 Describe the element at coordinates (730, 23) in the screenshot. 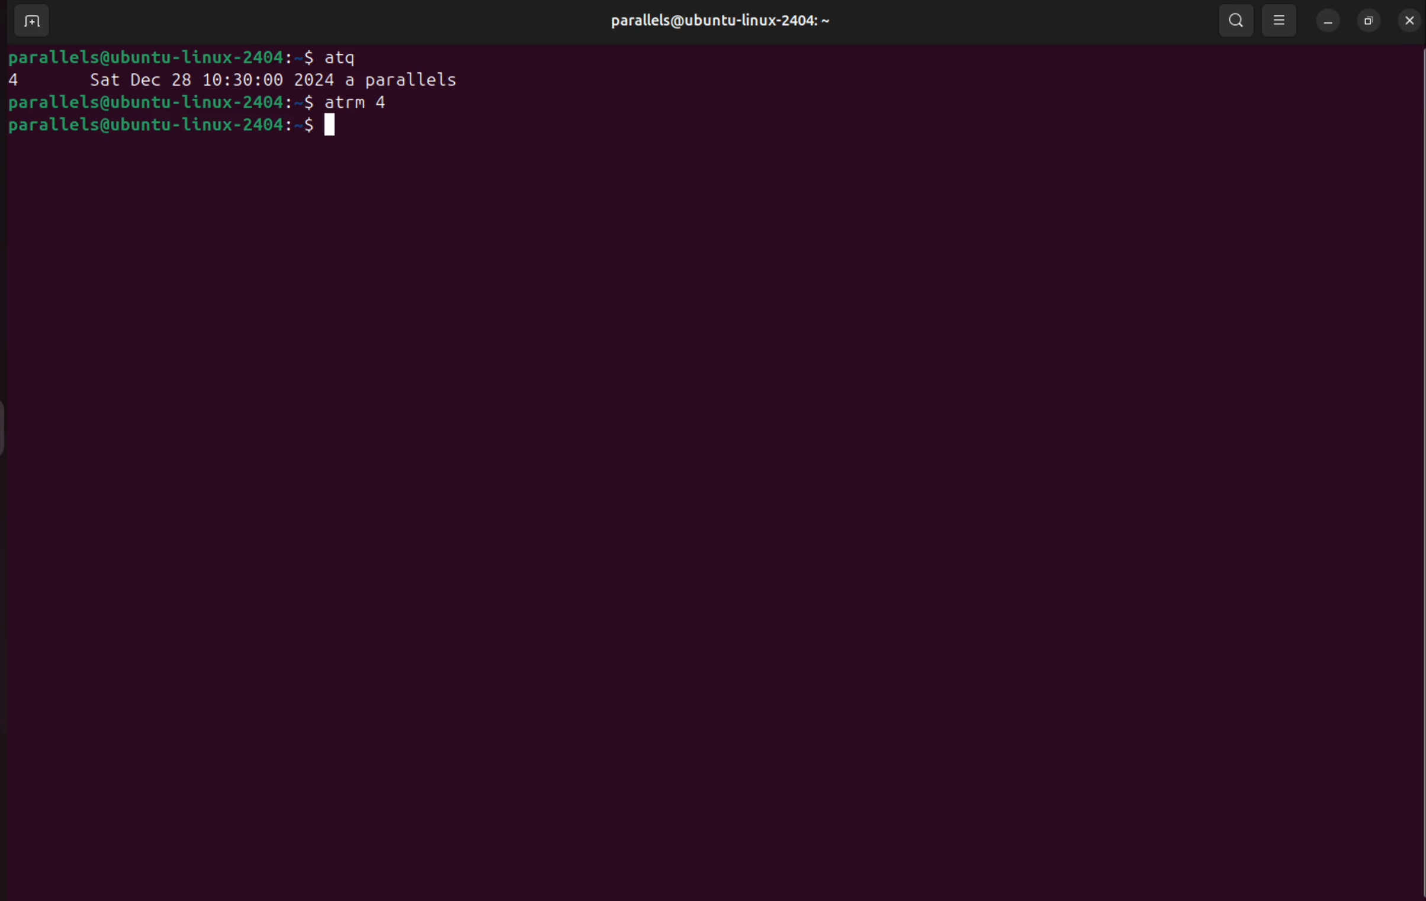

I see `parallels@ uer name` at that location.